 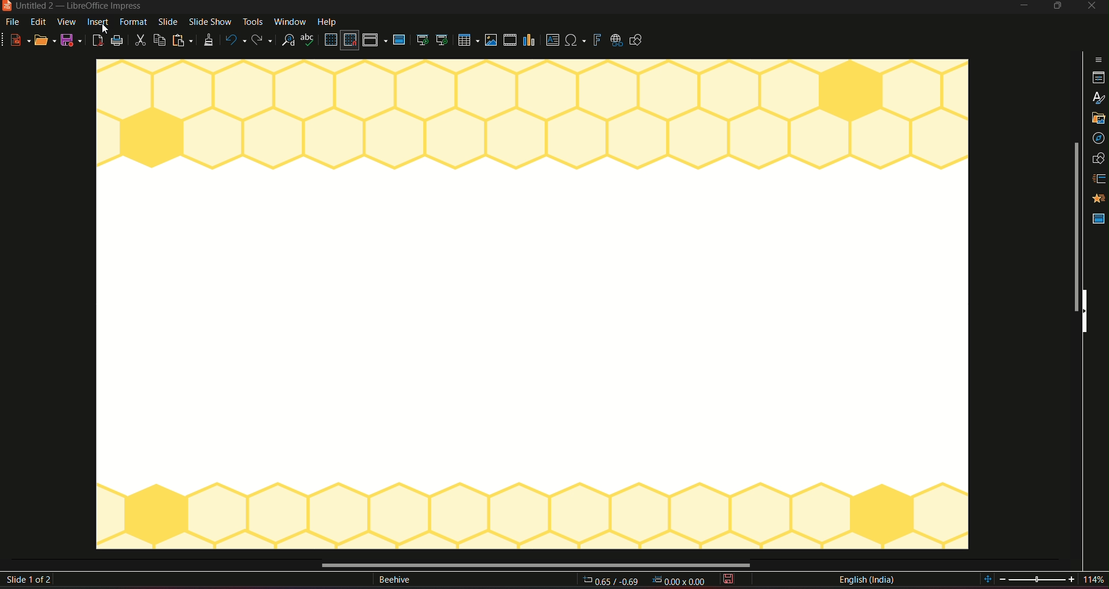 What do you see at coordinates (17, 39) in the screenshot?
I see `new` at bounding box center [17, 39].